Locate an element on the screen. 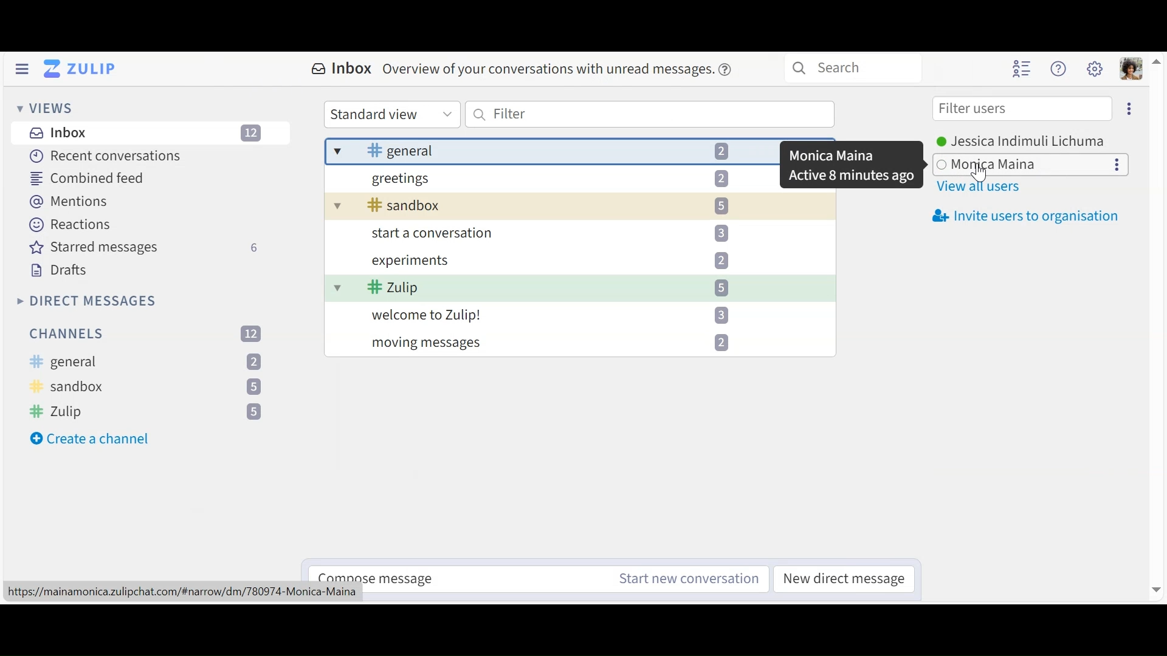 This screenshot has width=1167, height=656. Starred messages is located at coordinates (142, 247).